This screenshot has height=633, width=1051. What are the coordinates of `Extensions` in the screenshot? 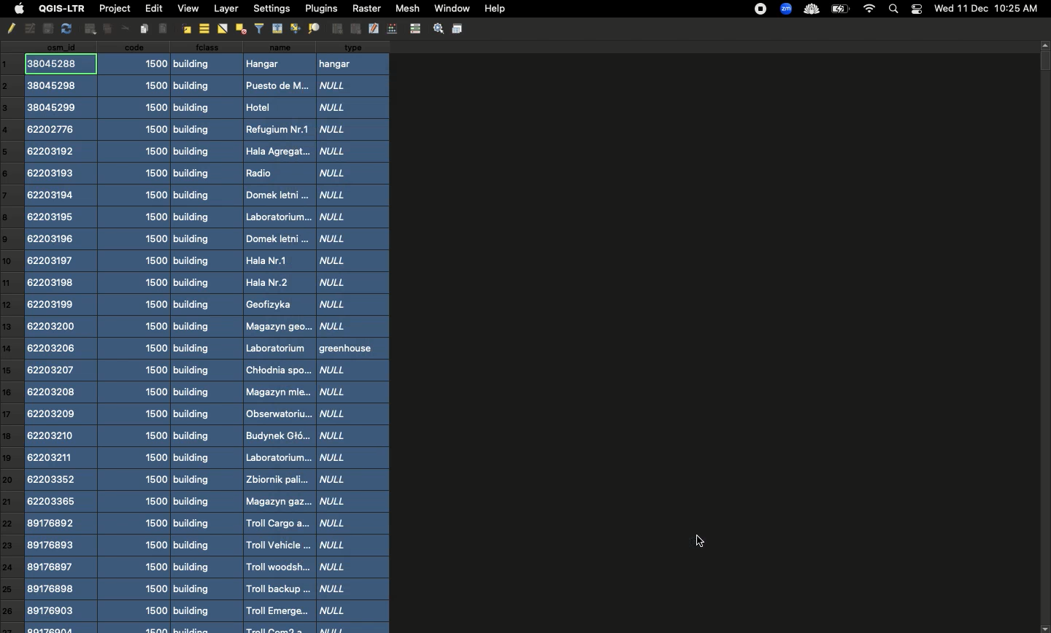 It's located at (810, 9).